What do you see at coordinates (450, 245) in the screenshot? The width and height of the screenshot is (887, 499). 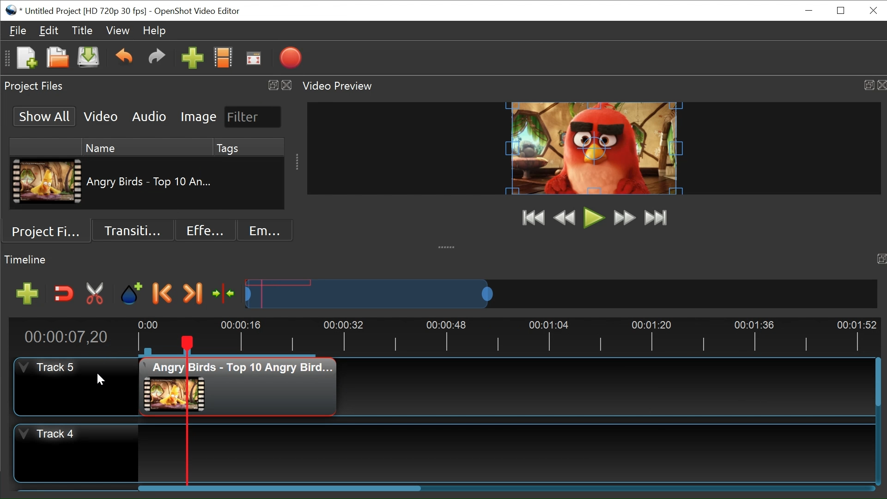 I see `collapse` at bounding box center [450, 245].